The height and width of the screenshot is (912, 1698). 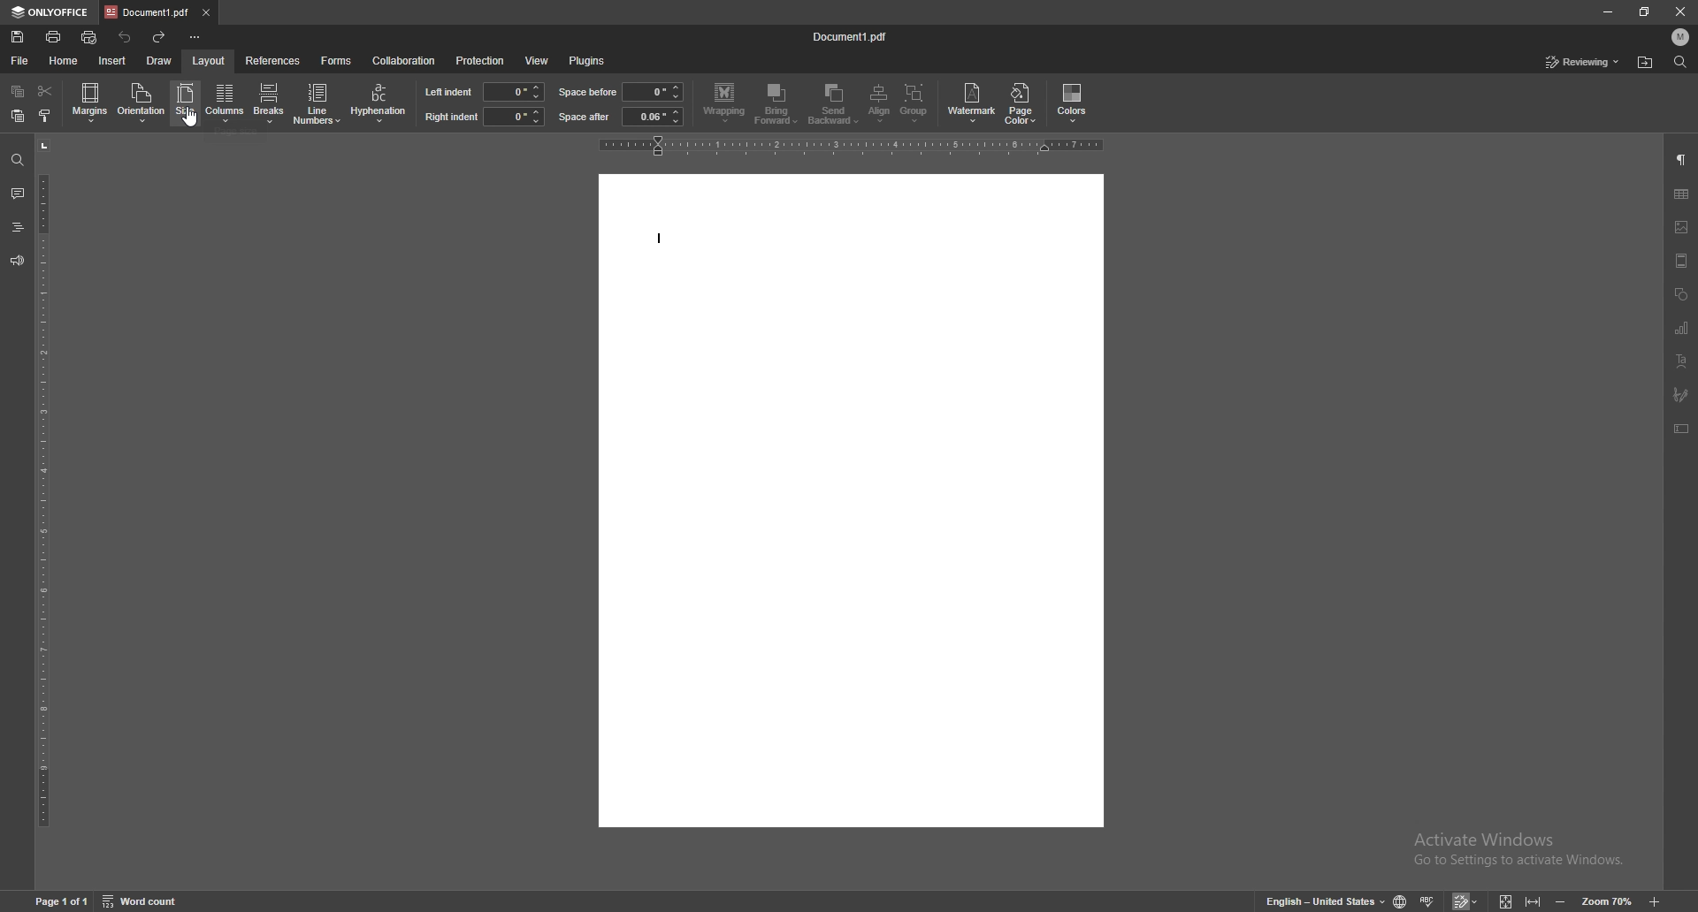 What do you see at coordinates (319, 103) in the screenshot?
I see `line numbers` at bounding box center [319, 103].